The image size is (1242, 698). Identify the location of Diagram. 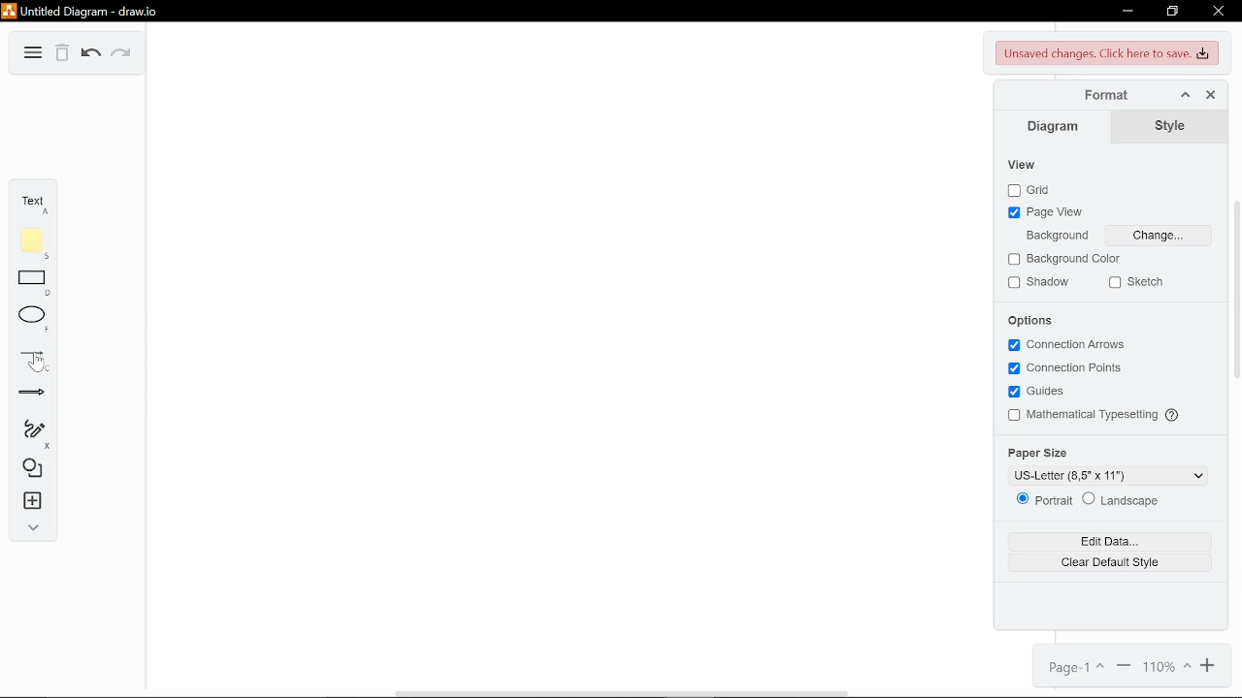
(33, 53).